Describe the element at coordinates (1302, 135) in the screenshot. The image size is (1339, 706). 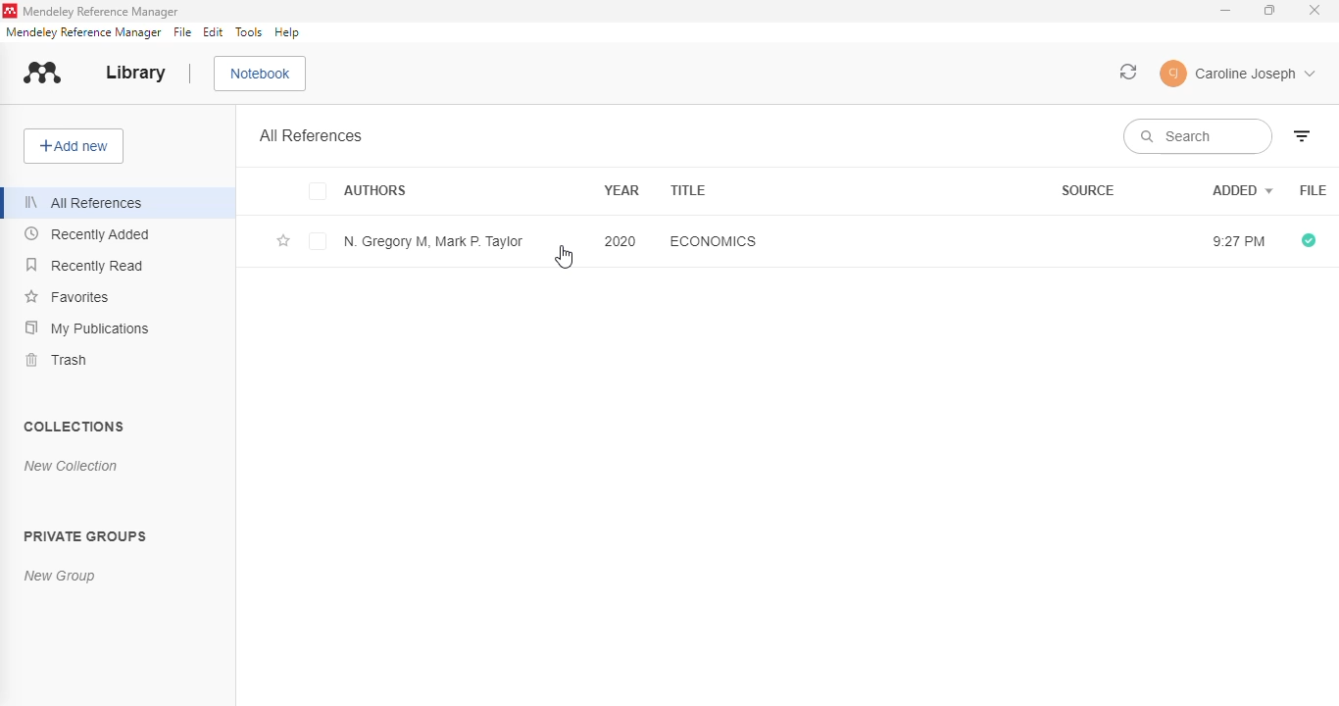
I see `filter by` at that location.